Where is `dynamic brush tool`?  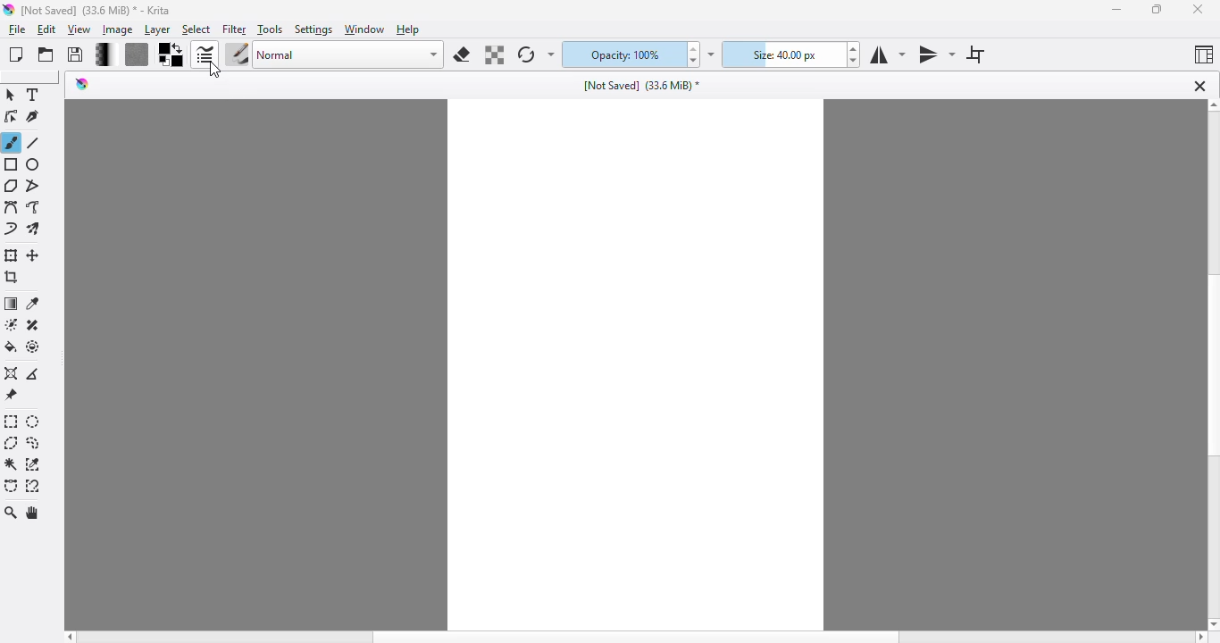 dynamic brush tool is located at coordinates (11, 230).